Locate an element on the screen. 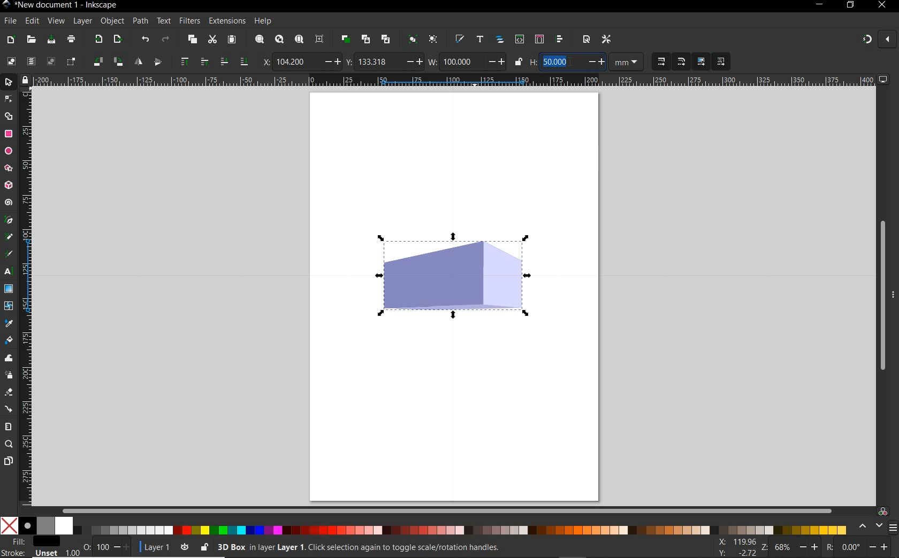  pen tool is located at coordinates (8, 221).